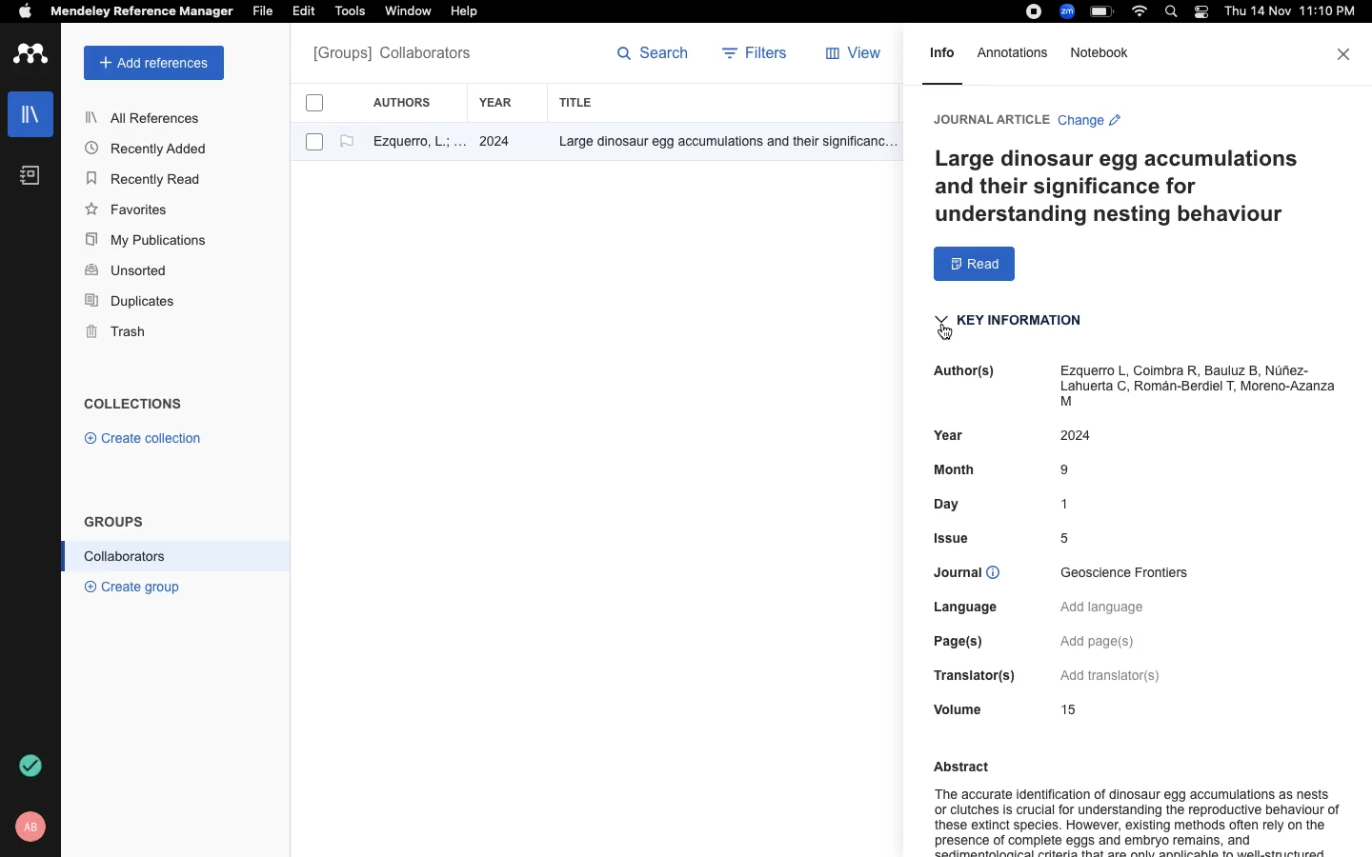 This screenshot has height=857, width=1372. What do you see at coordinates (33, 827) in the screenshot?
I see `profile` at bounding box center [33, 827].